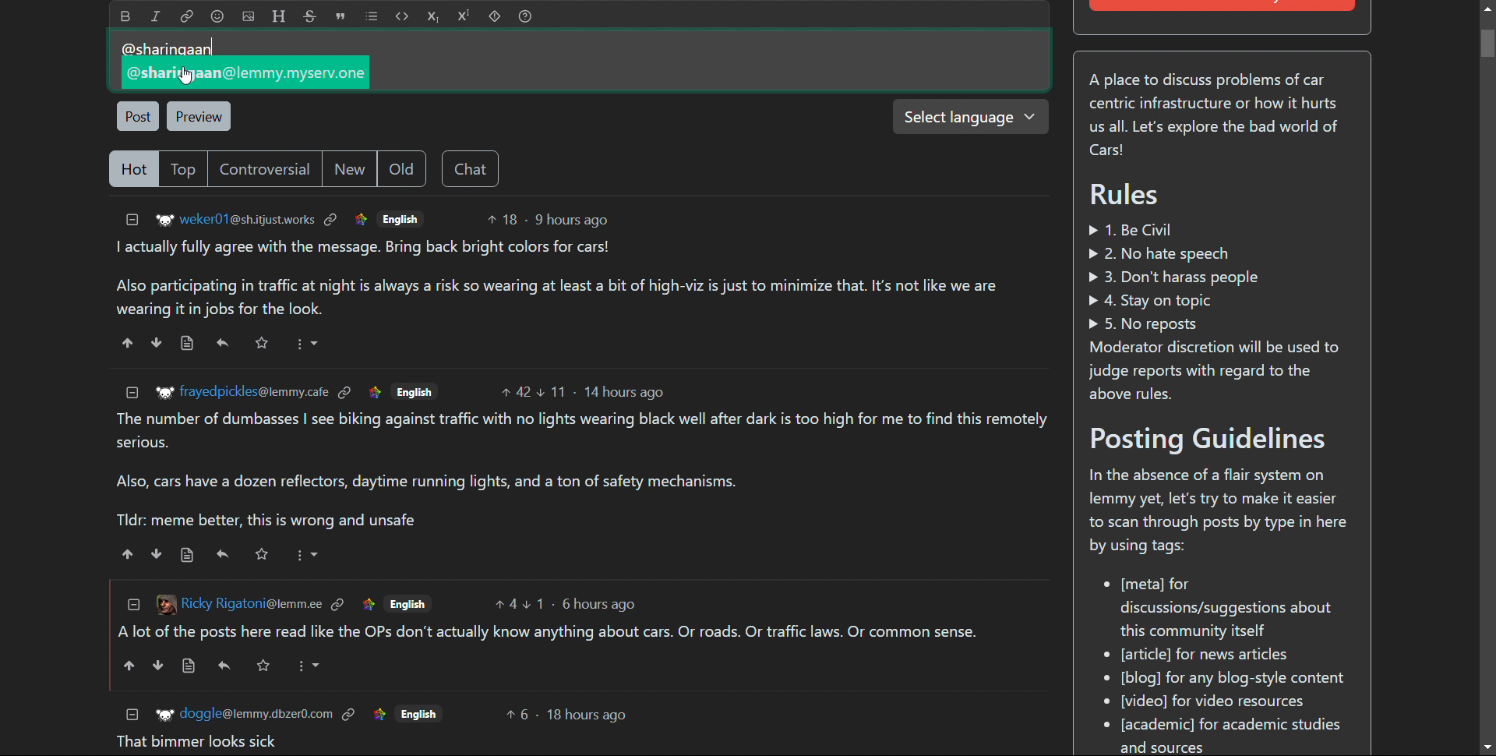 This screenshot has width=1496, height=756. Describe the element at coordinates (570, 220) in the screenshot. I see `9 hours ago` at that location.